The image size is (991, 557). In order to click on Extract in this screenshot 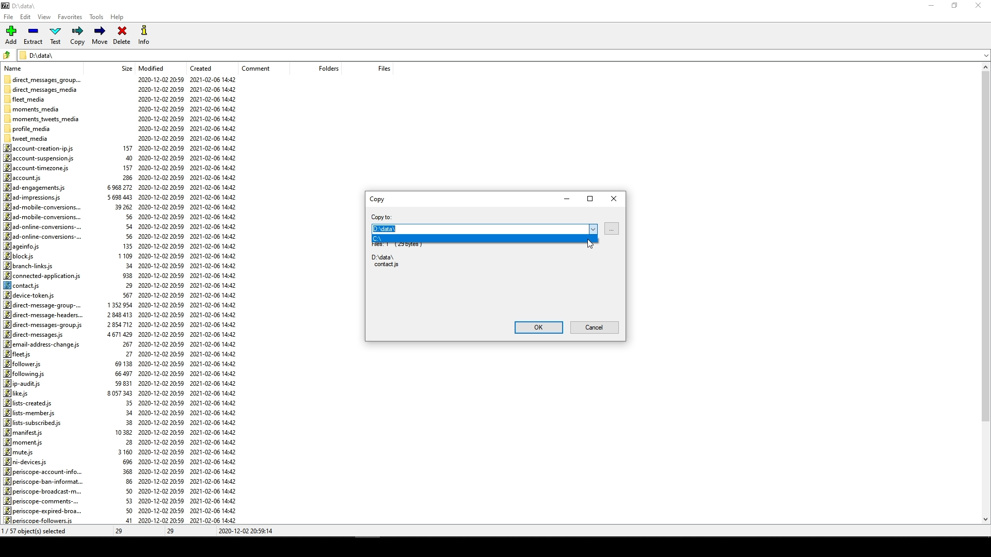, I will do `click(35, 36)`.